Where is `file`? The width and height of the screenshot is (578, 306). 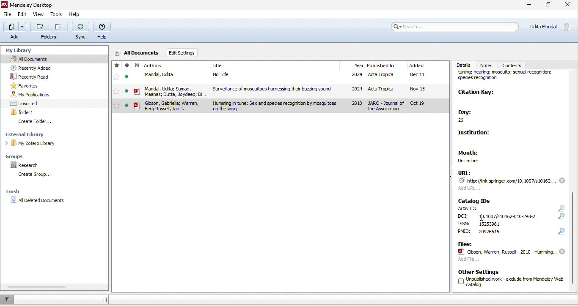 file is located at coordinates (8, 15).